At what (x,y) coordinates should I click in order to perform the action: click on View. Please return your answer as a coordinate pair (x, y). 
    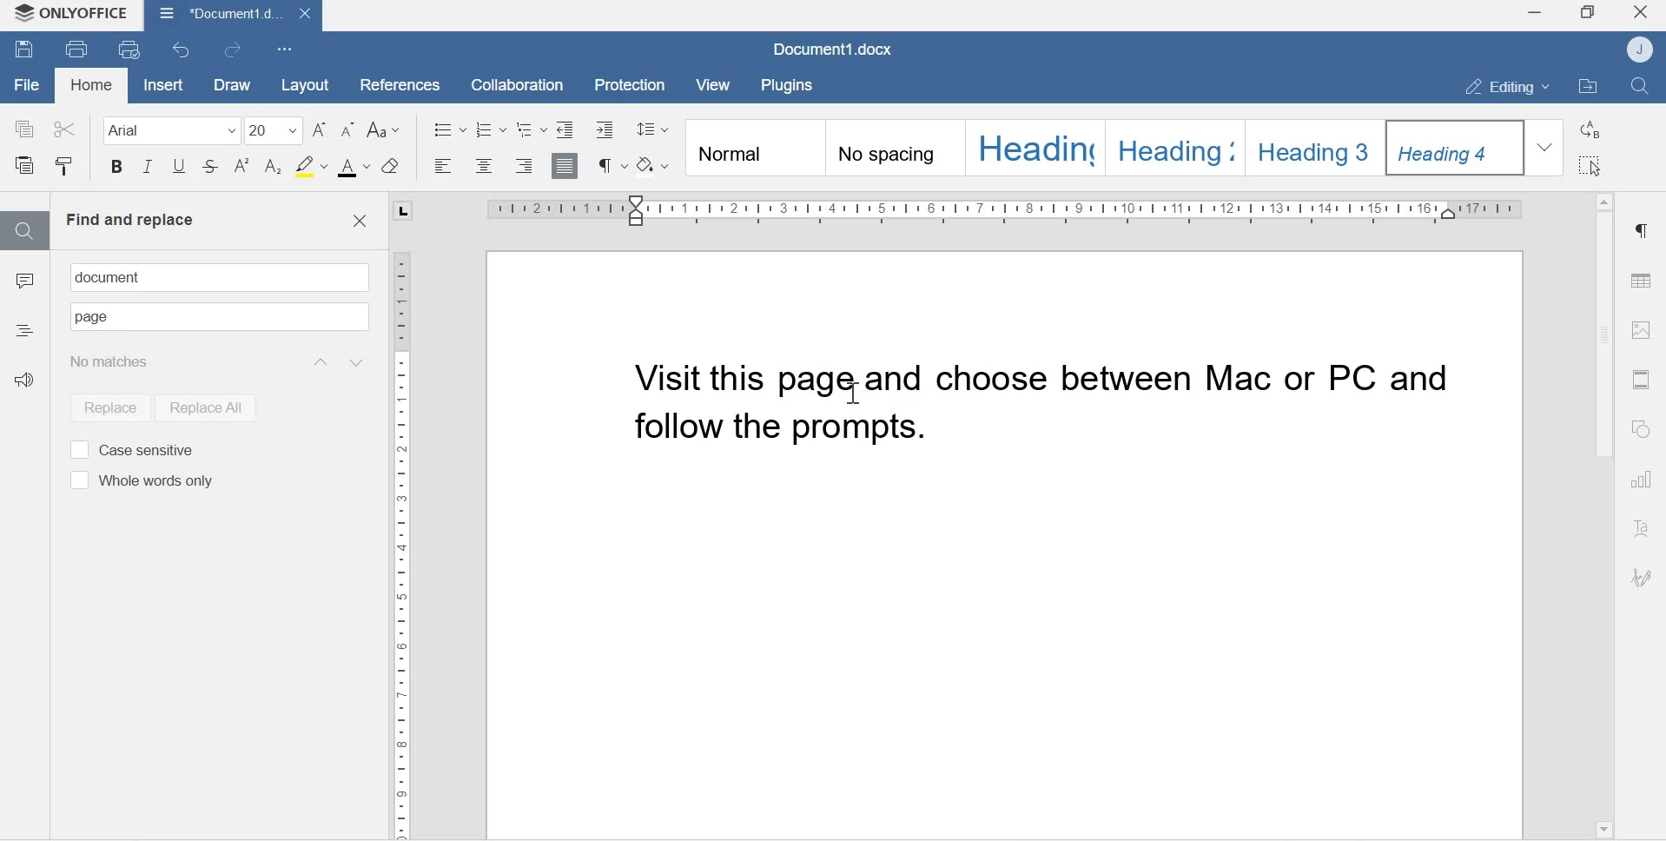
    Looking at the image, I should click on (716, 85).